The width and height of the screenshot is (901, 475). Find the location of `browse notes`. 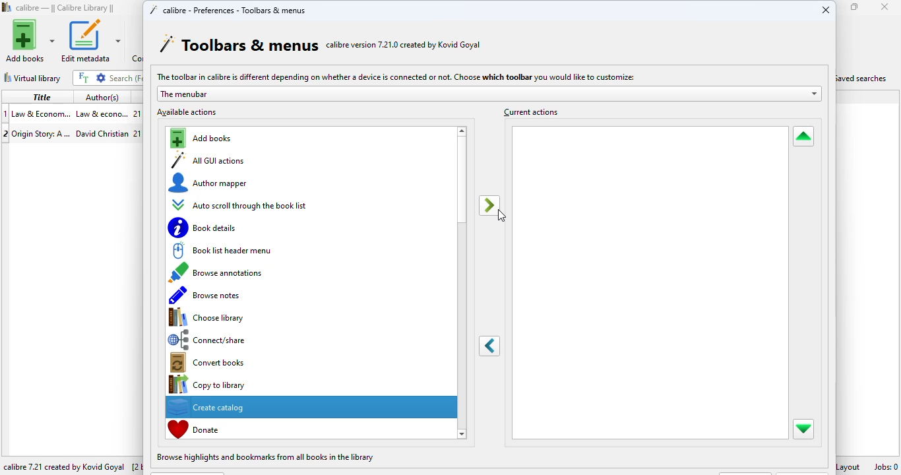

browse notes is located at coordinates (205, 296).